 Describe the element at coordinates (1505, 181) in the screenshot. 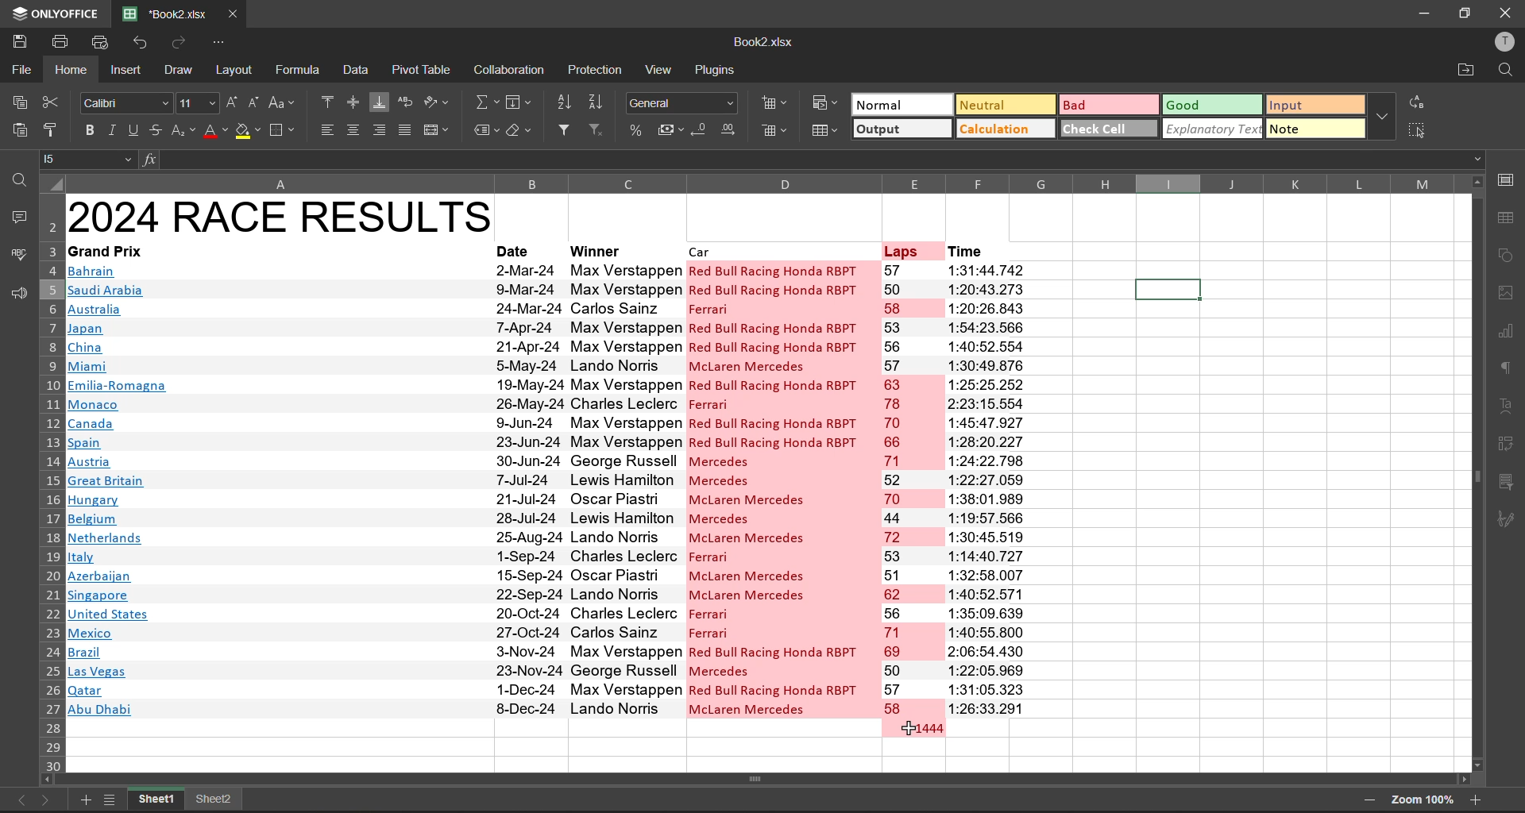

I see `call settings` at that location.